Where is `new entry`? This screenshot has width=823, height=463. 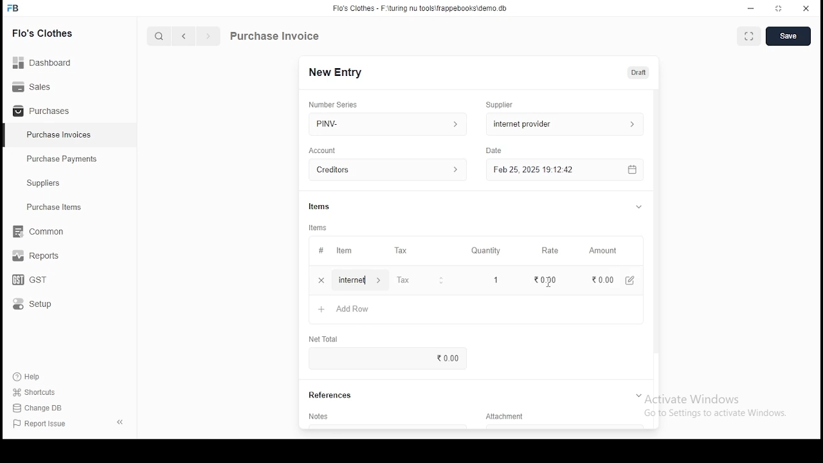
new entry is located at coordinates (334, 72).